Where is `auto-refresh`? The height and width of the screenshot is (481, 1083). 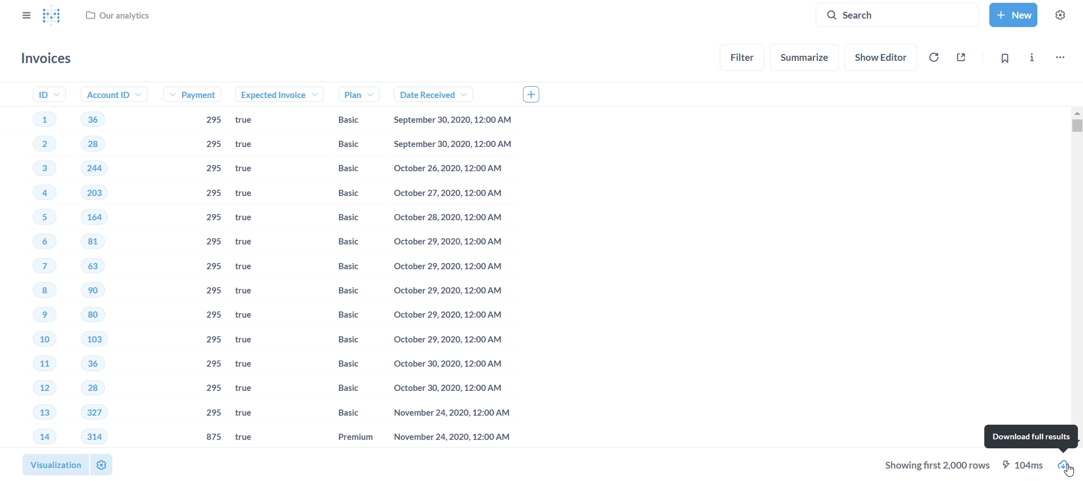 auto-refresh is located at coordinates (933, 57).